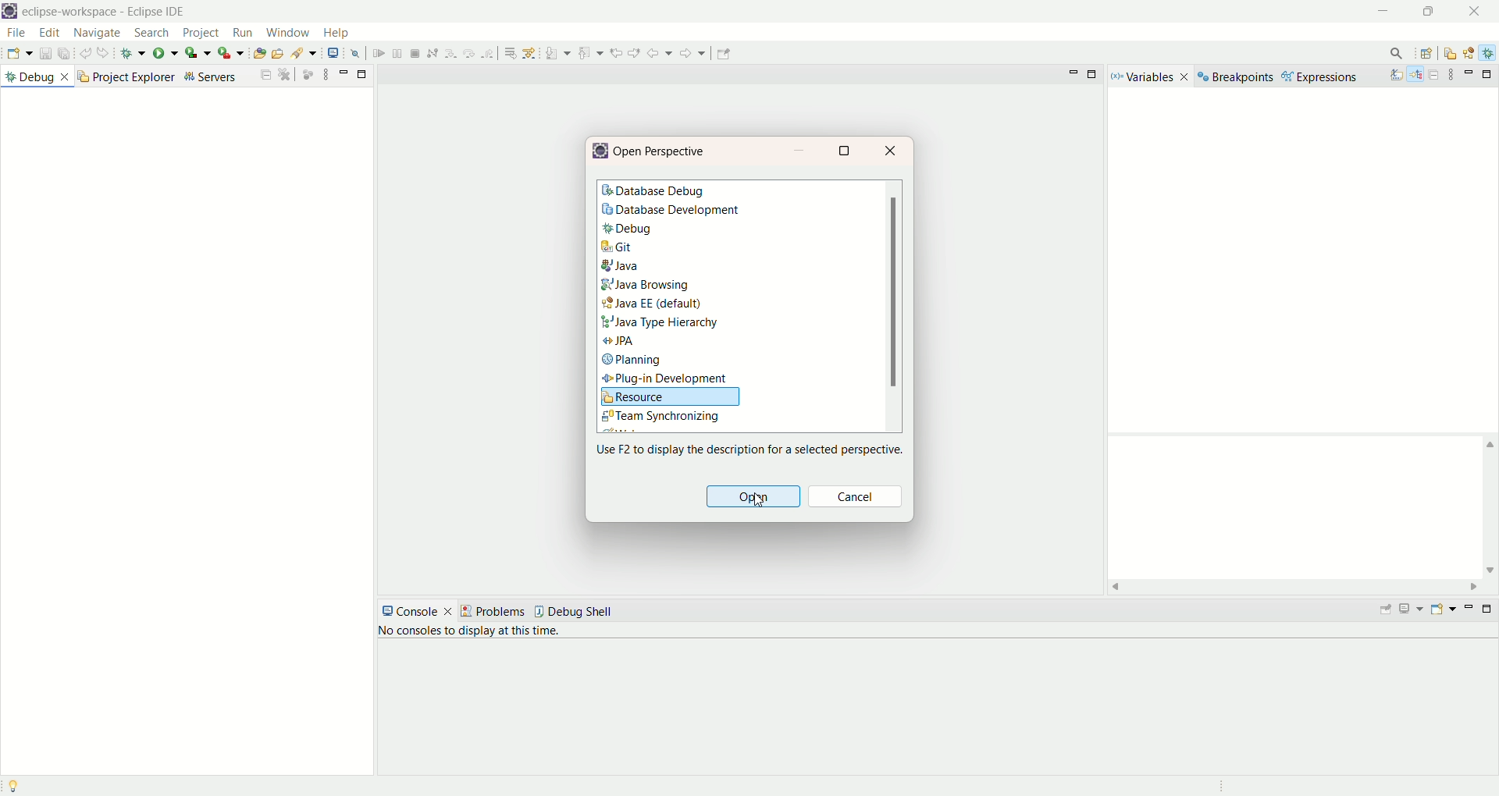 This screenshot has height=796, width=1499. Describe the element at coordinates (468, 55) in the screenshot. I see `skip all breakpoints` at that location.